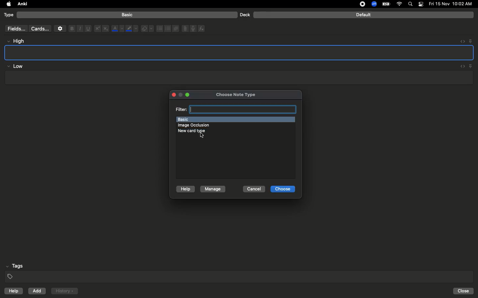 The width and height of the screenshot is (478, 298). What do you see at coordinates (245, 15) in the screenshot?
I see `Deck` at bounding box center [245, 15].